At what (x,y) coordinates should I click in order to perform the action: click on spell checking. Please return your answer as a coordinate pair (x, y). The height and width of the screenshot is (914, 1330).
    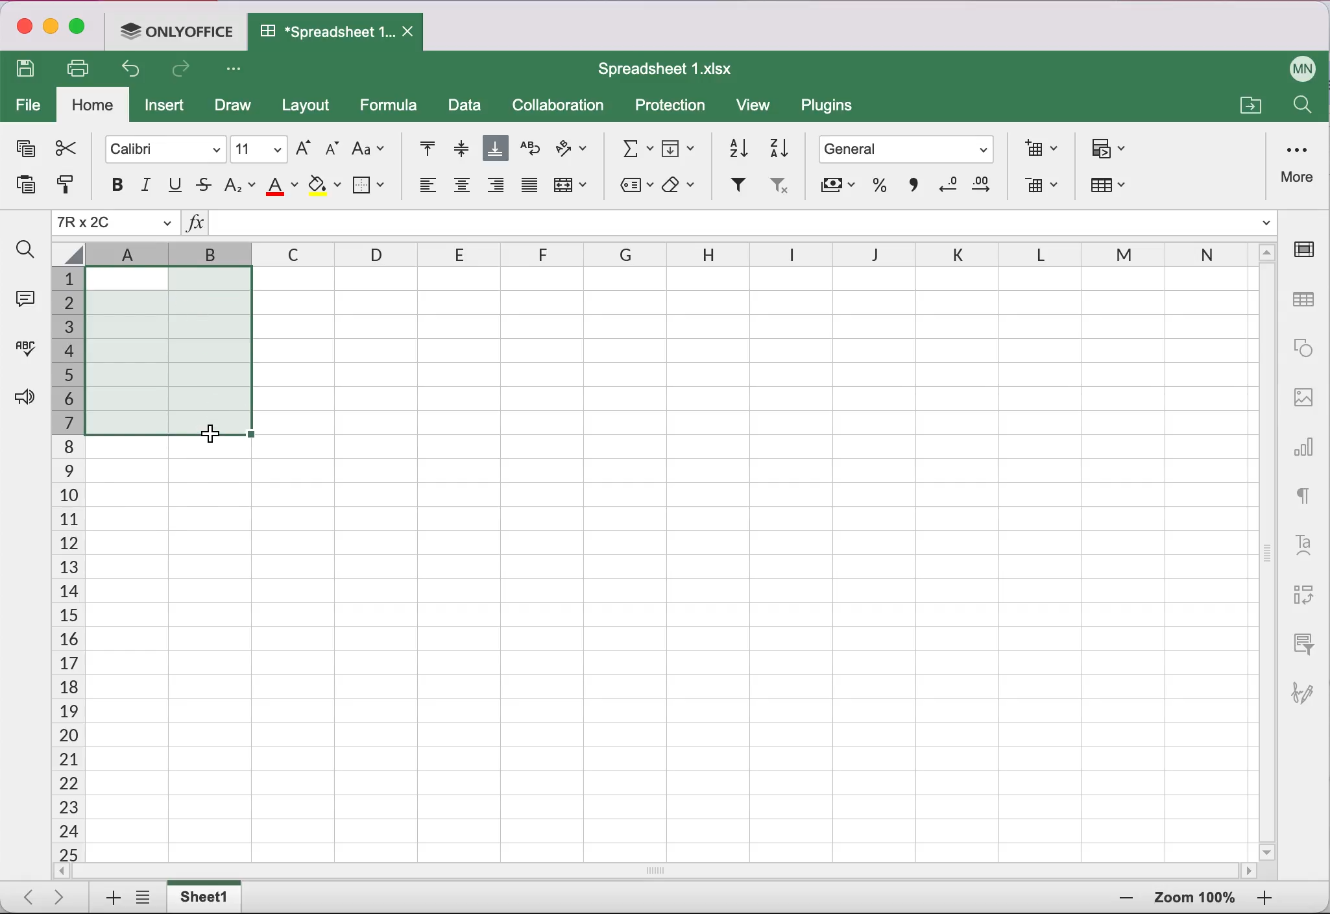
    Looking at the image, I should click on (23, 353).